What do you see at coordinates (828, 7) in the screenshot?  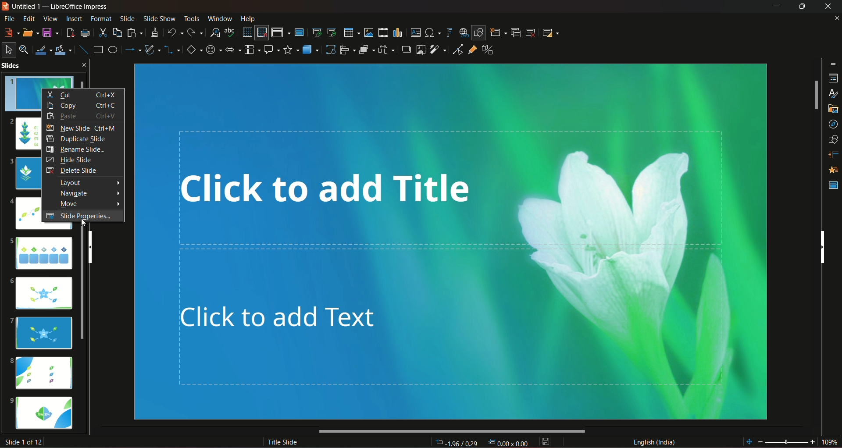 I see `close` at bounding box center [828, 7].